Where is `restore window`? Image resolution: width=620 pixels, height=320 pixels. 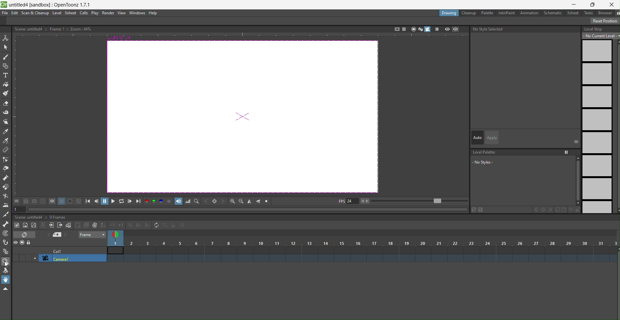 restore window is located at coordinates (593, 5).